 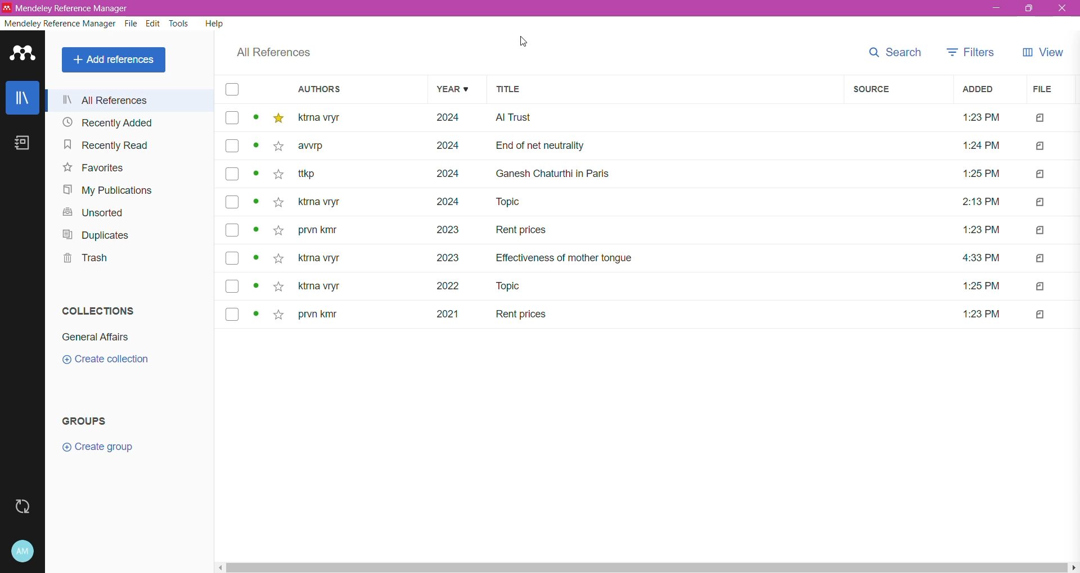 I want to click on Duplicates, so click(x=96, y=235).